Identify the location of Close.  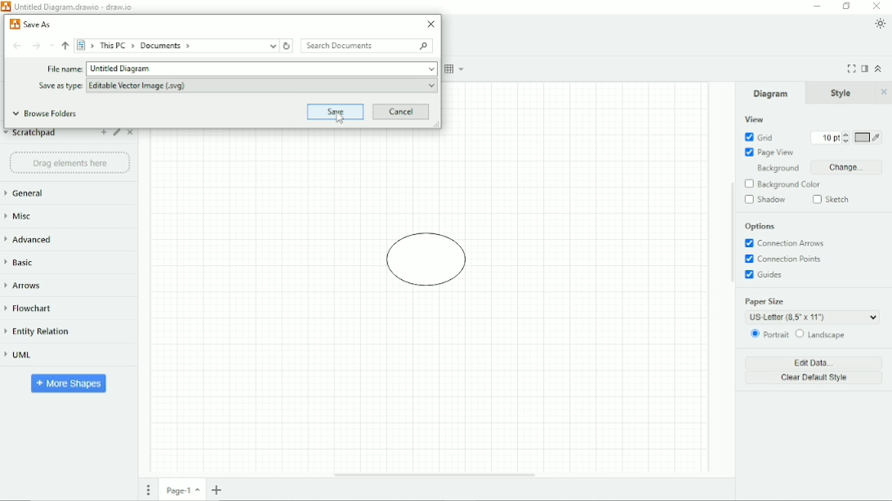
(885, 92).